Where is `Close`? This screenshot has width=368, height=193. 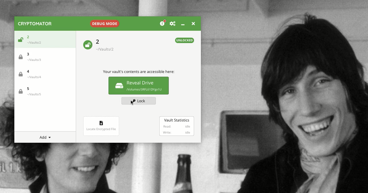 Close is located at coordinates (193, 23).